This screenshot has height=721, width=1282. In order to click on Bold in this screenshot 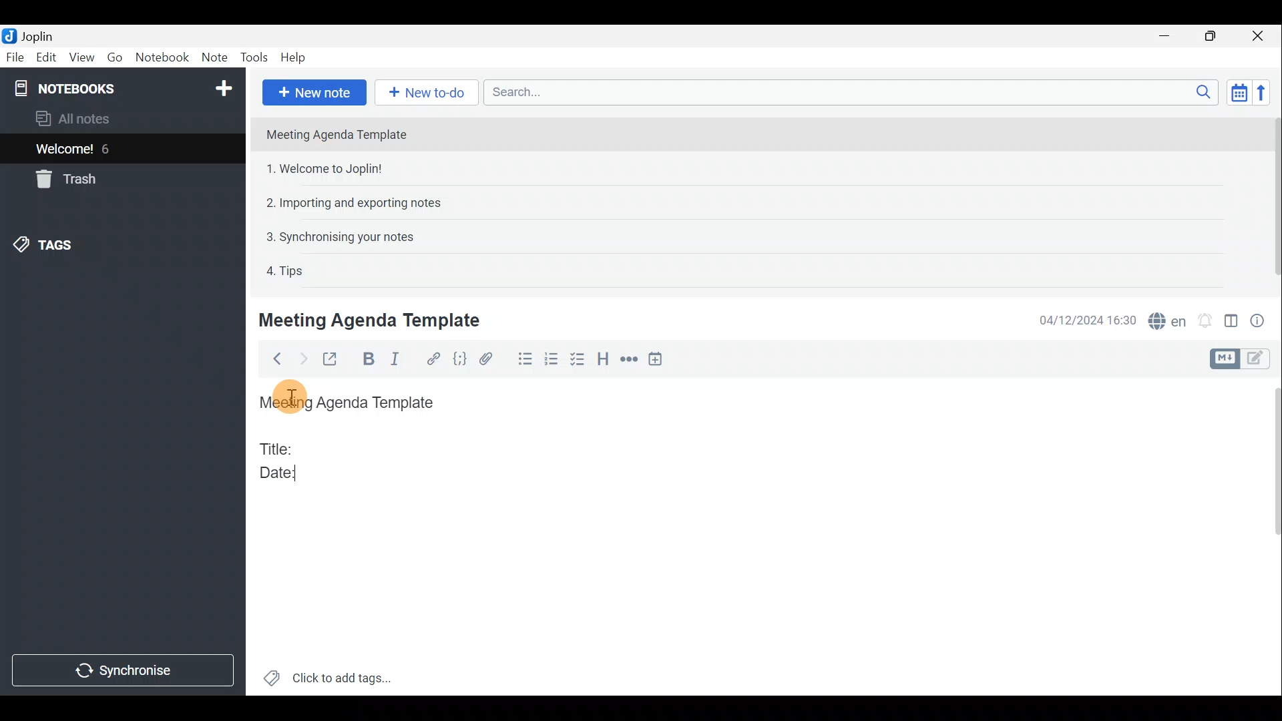, I will do `click(367, 359)`.